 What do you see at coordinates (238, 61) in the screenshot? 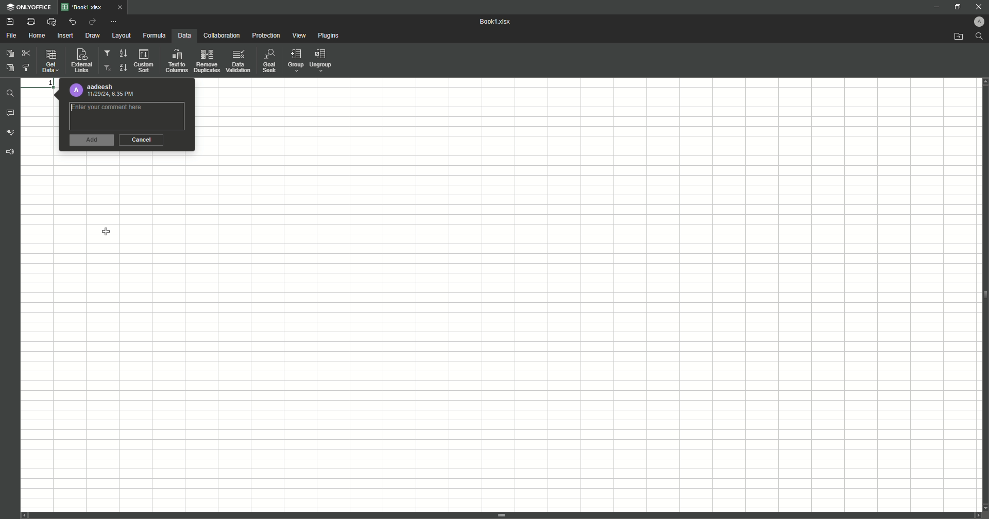
I see `Data Validation` at bounding box center [238, 61].